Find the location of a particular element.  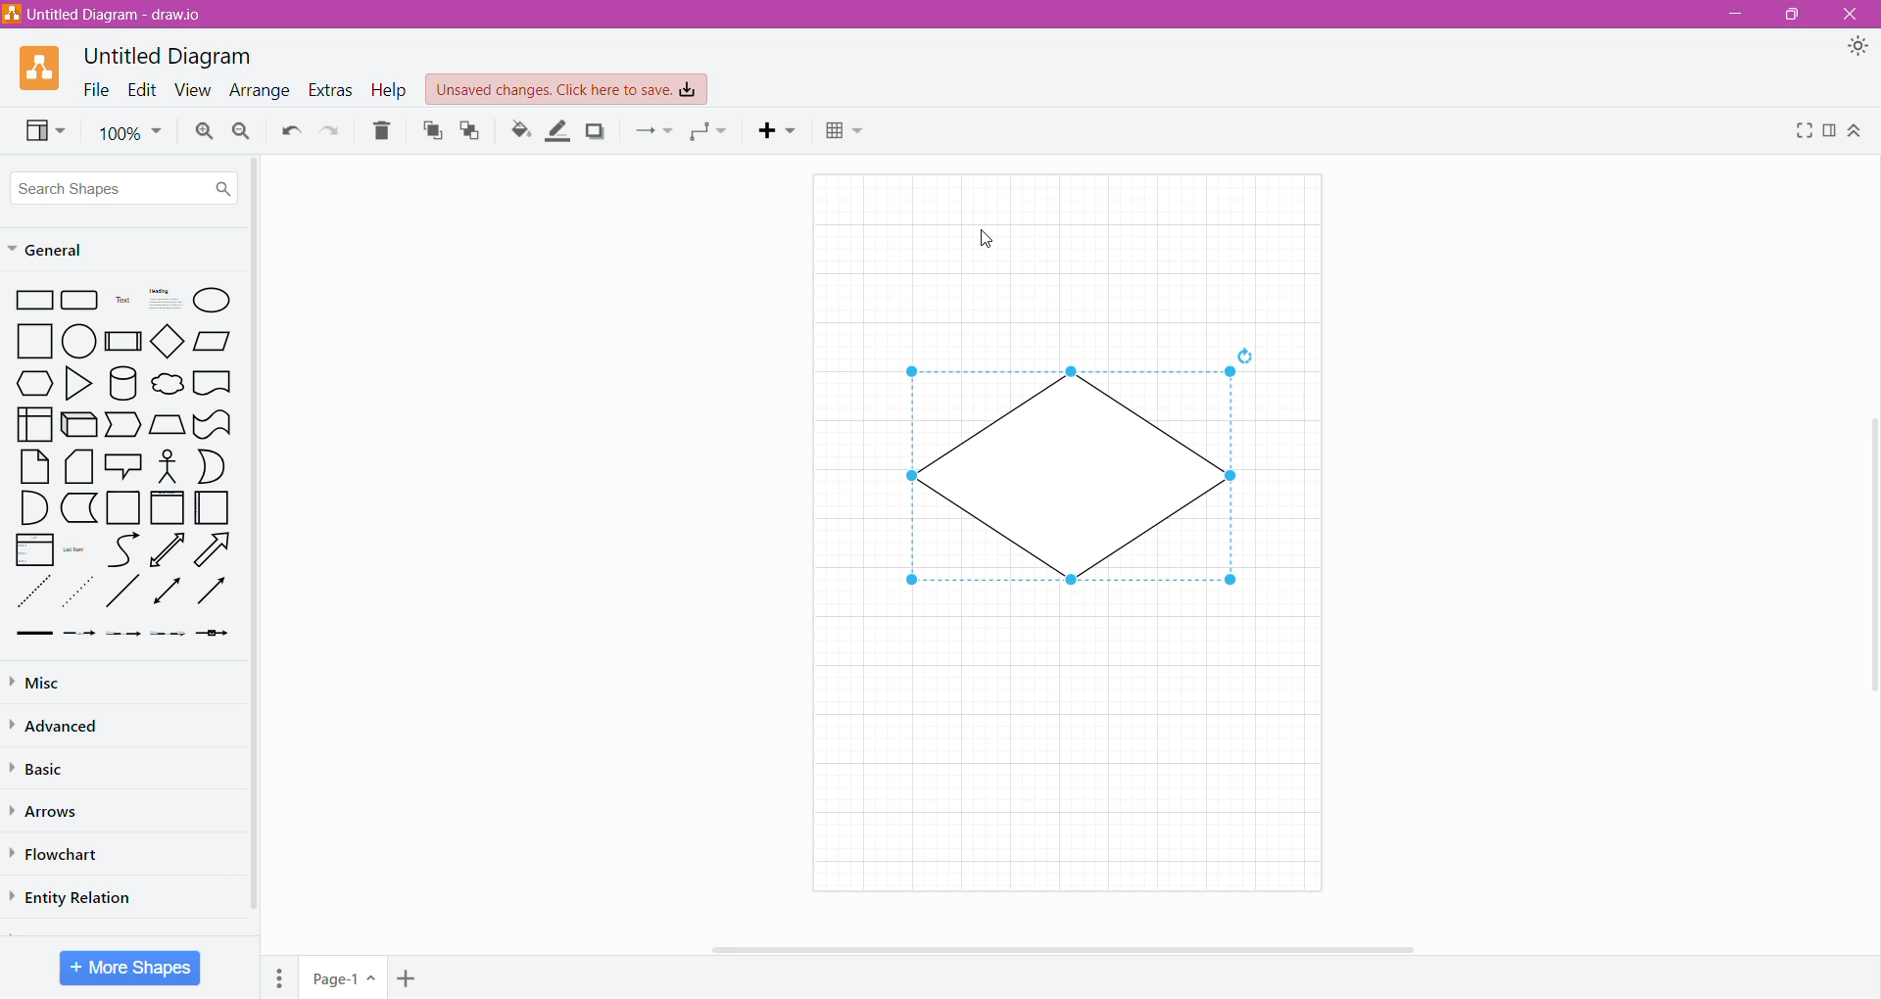

Or is located at coordinates (213, 466).